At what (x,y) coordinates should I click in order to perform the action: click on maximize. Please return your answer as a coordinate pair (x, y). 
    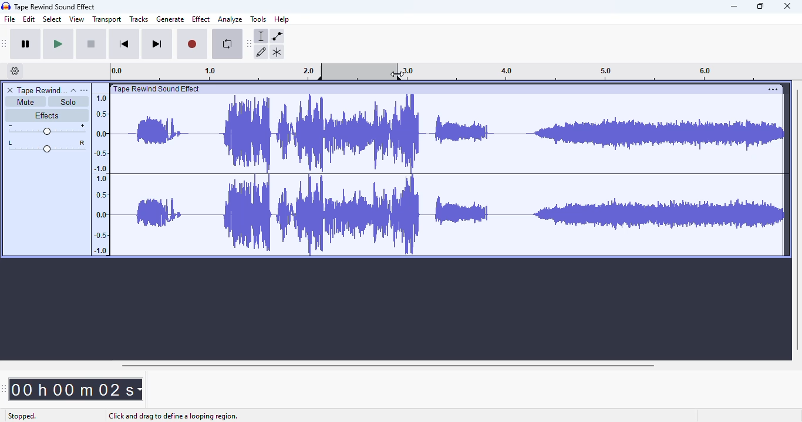
    Looking at the image, I should click on (761, 6).